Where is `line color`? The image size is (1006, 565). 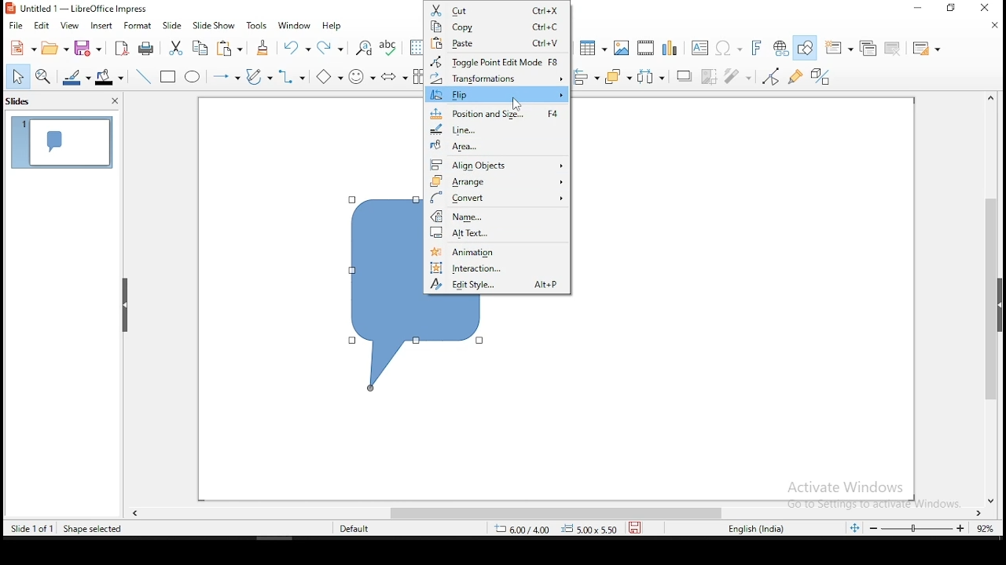
line color is located at coordinates (75, 77).